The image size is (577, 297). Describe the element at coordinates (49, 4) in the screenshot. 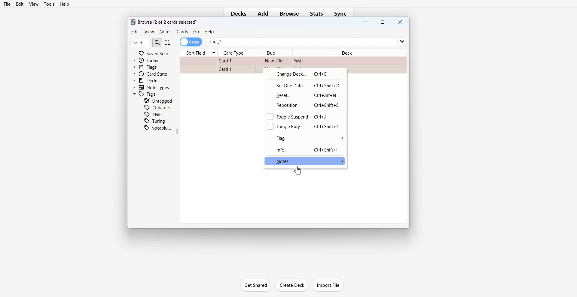

I see `Tools` at that location.